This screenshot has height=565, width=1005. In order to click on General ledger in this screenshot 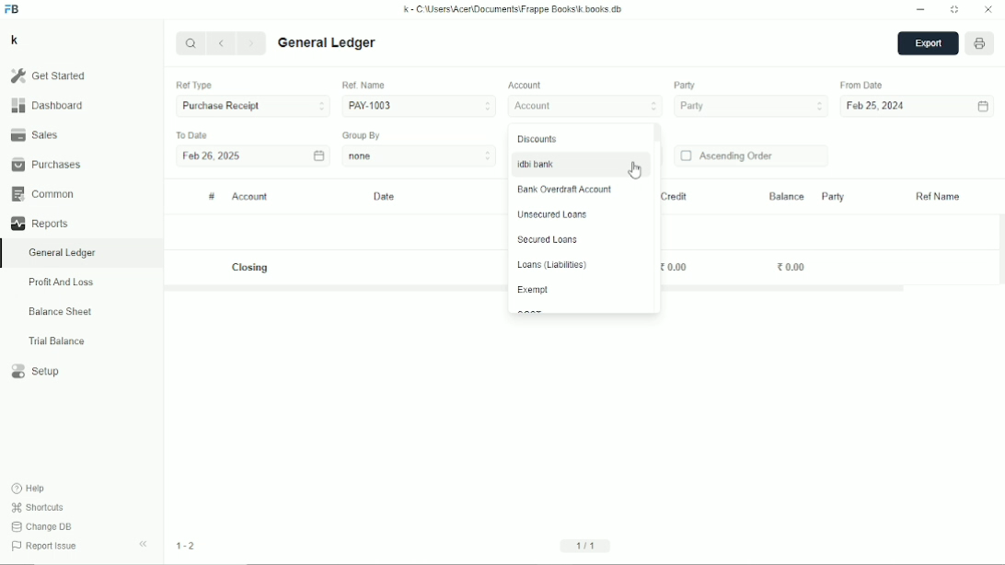, I will do `click(328, 43)`.